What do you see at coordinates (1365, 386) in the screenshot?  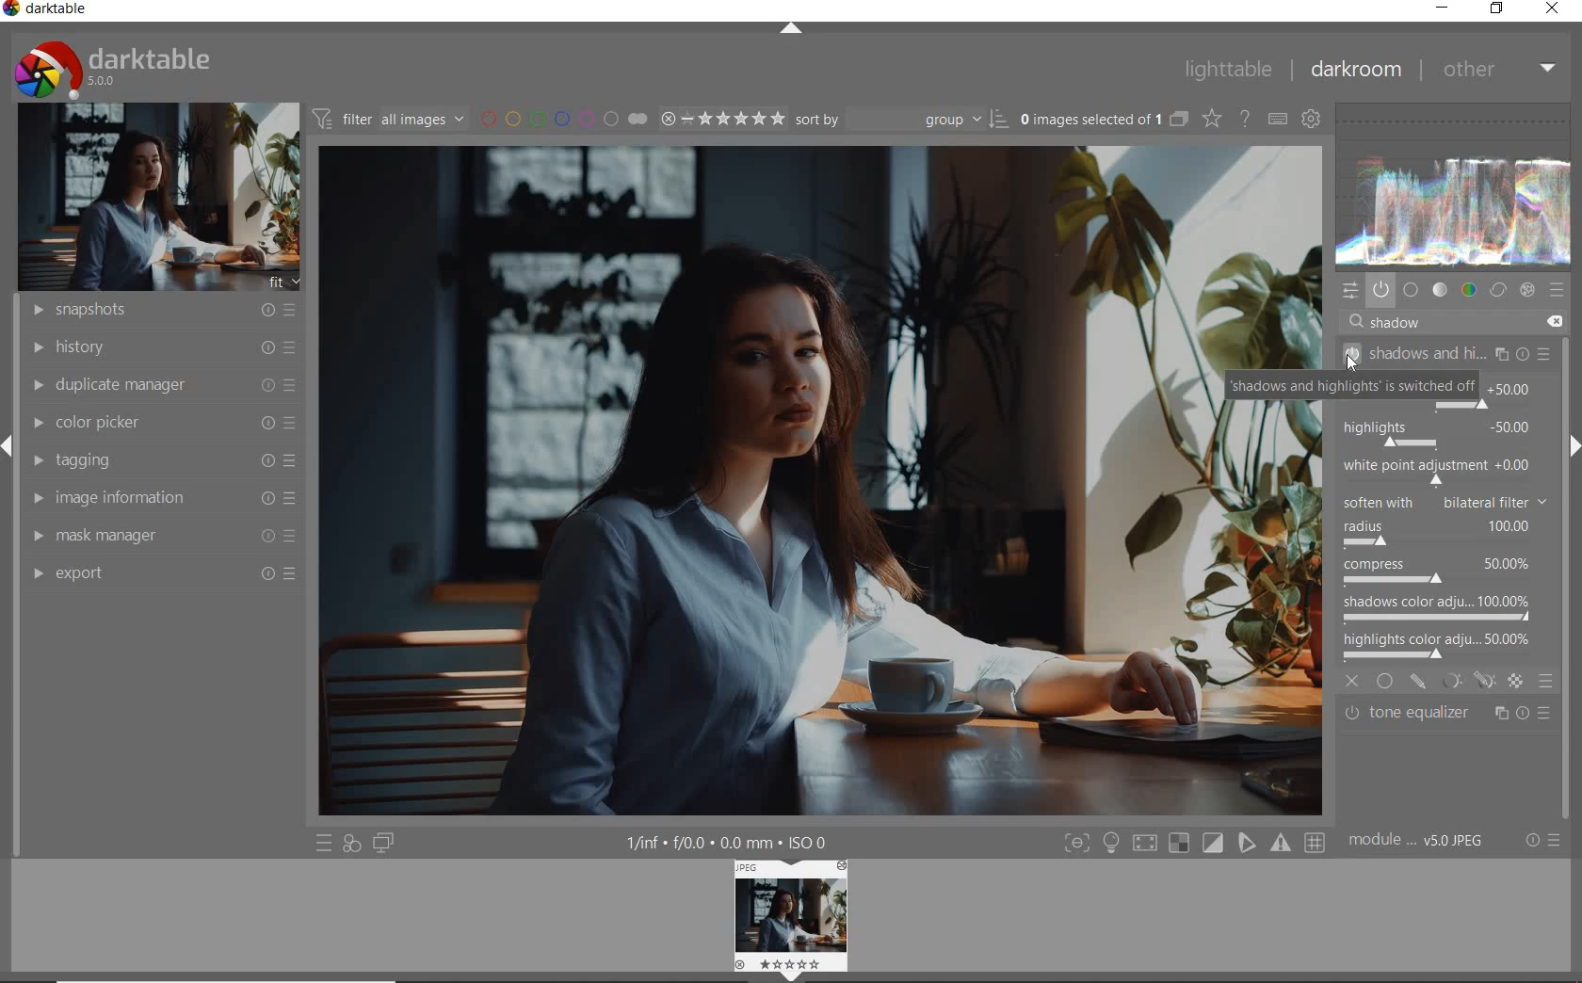 I see `shadows & highlights 'is switched off'` at bounding box center [1365, 386].